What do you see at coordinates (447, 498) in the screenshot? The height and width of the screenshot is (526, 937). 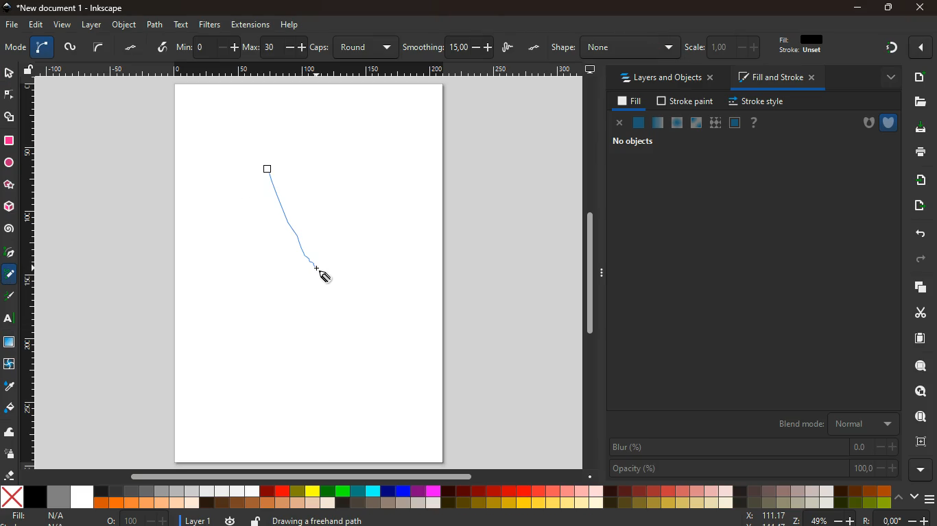 I see `color` at bounding box center [447, 498].